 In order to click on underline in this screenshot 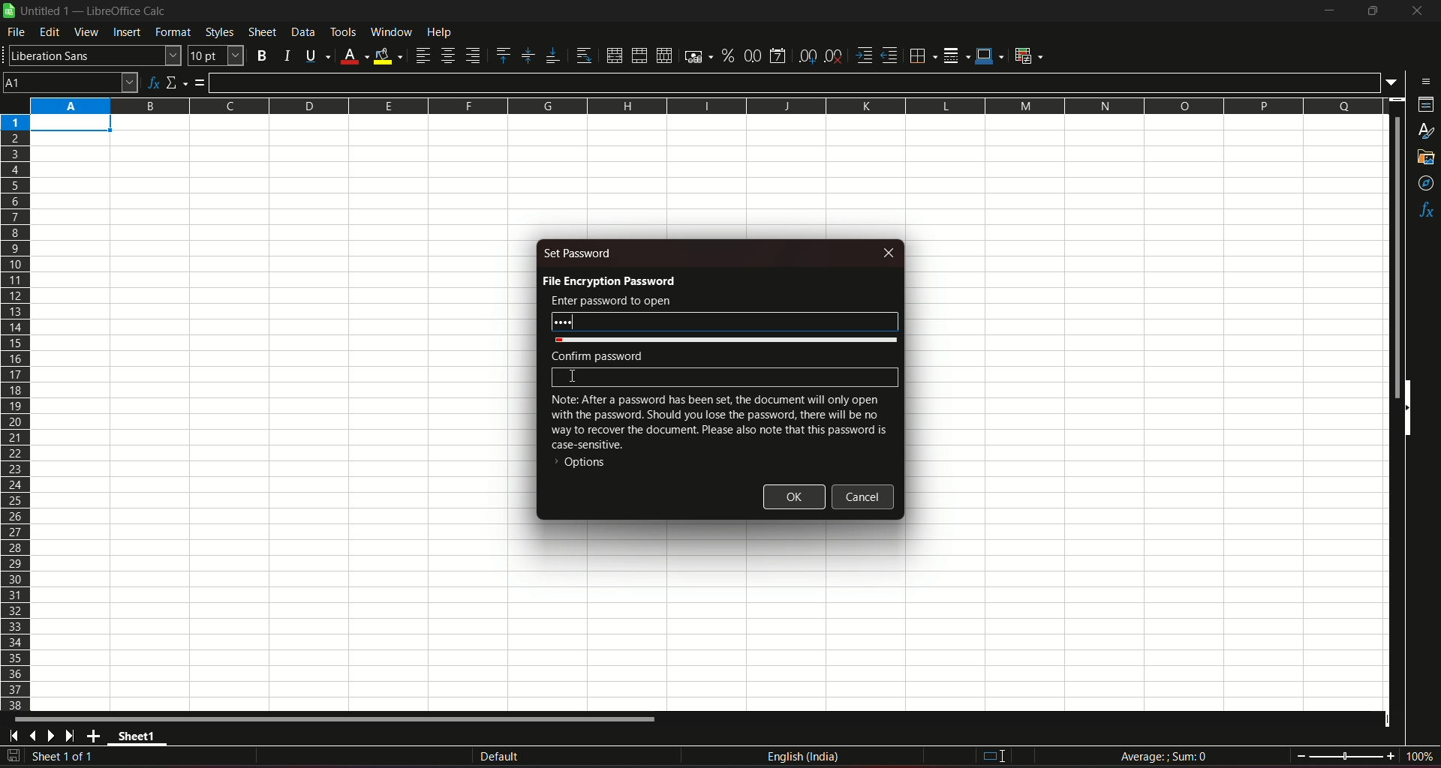, I will do `click(314, 55)`.